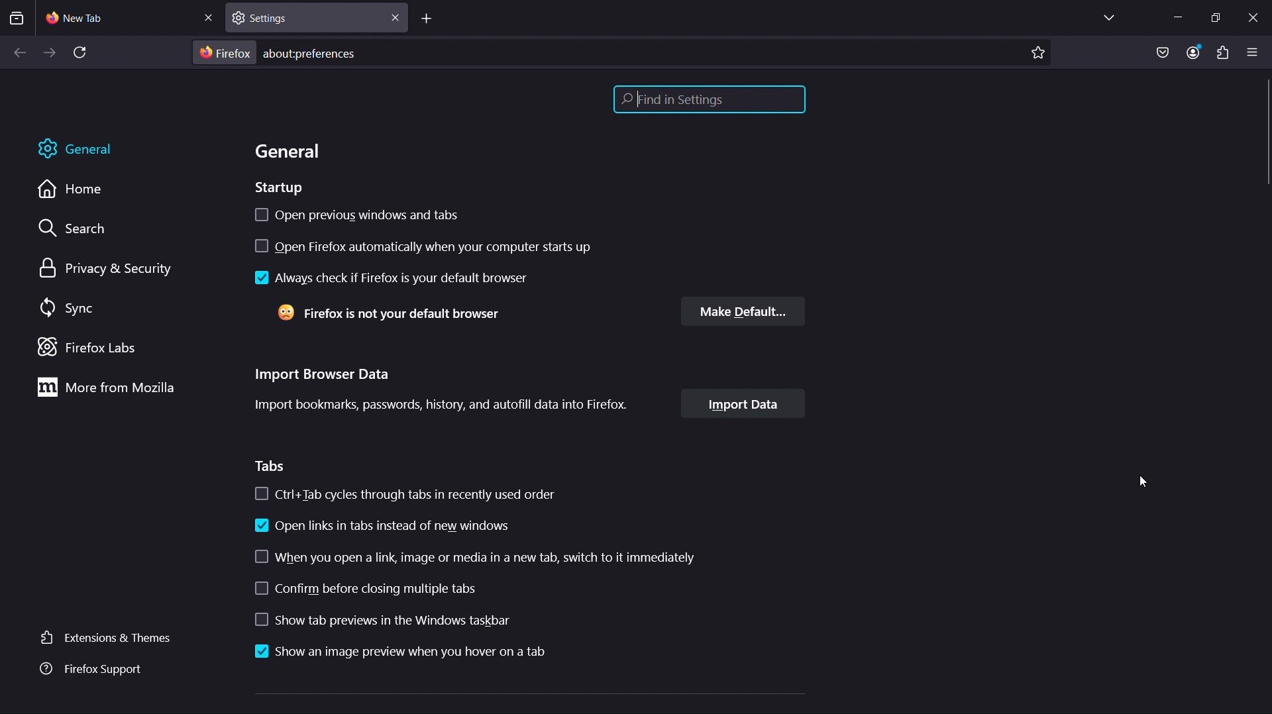  I want to click on Extensions and Themes, so click(110, 637).